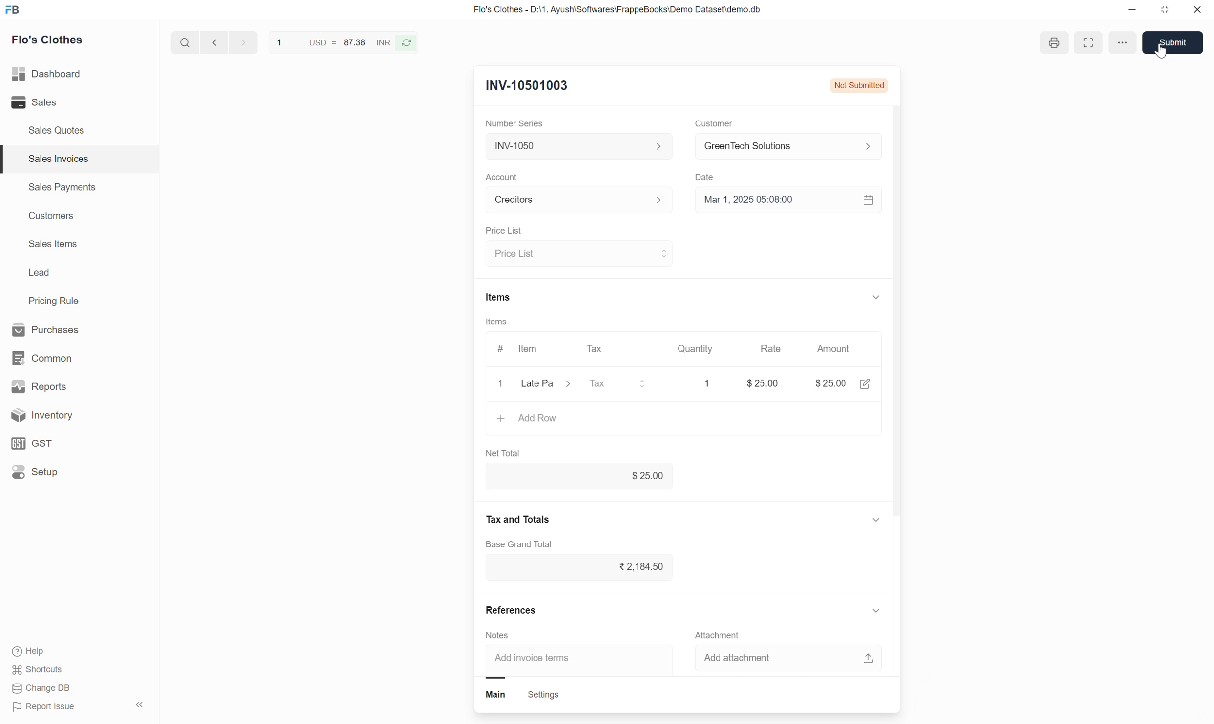  I want to click on show or hide references , so click(880, 608).